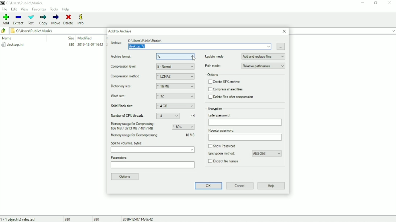 This screenshot has height=222, width=396. I want to click on Favorites, so click(39, 9).